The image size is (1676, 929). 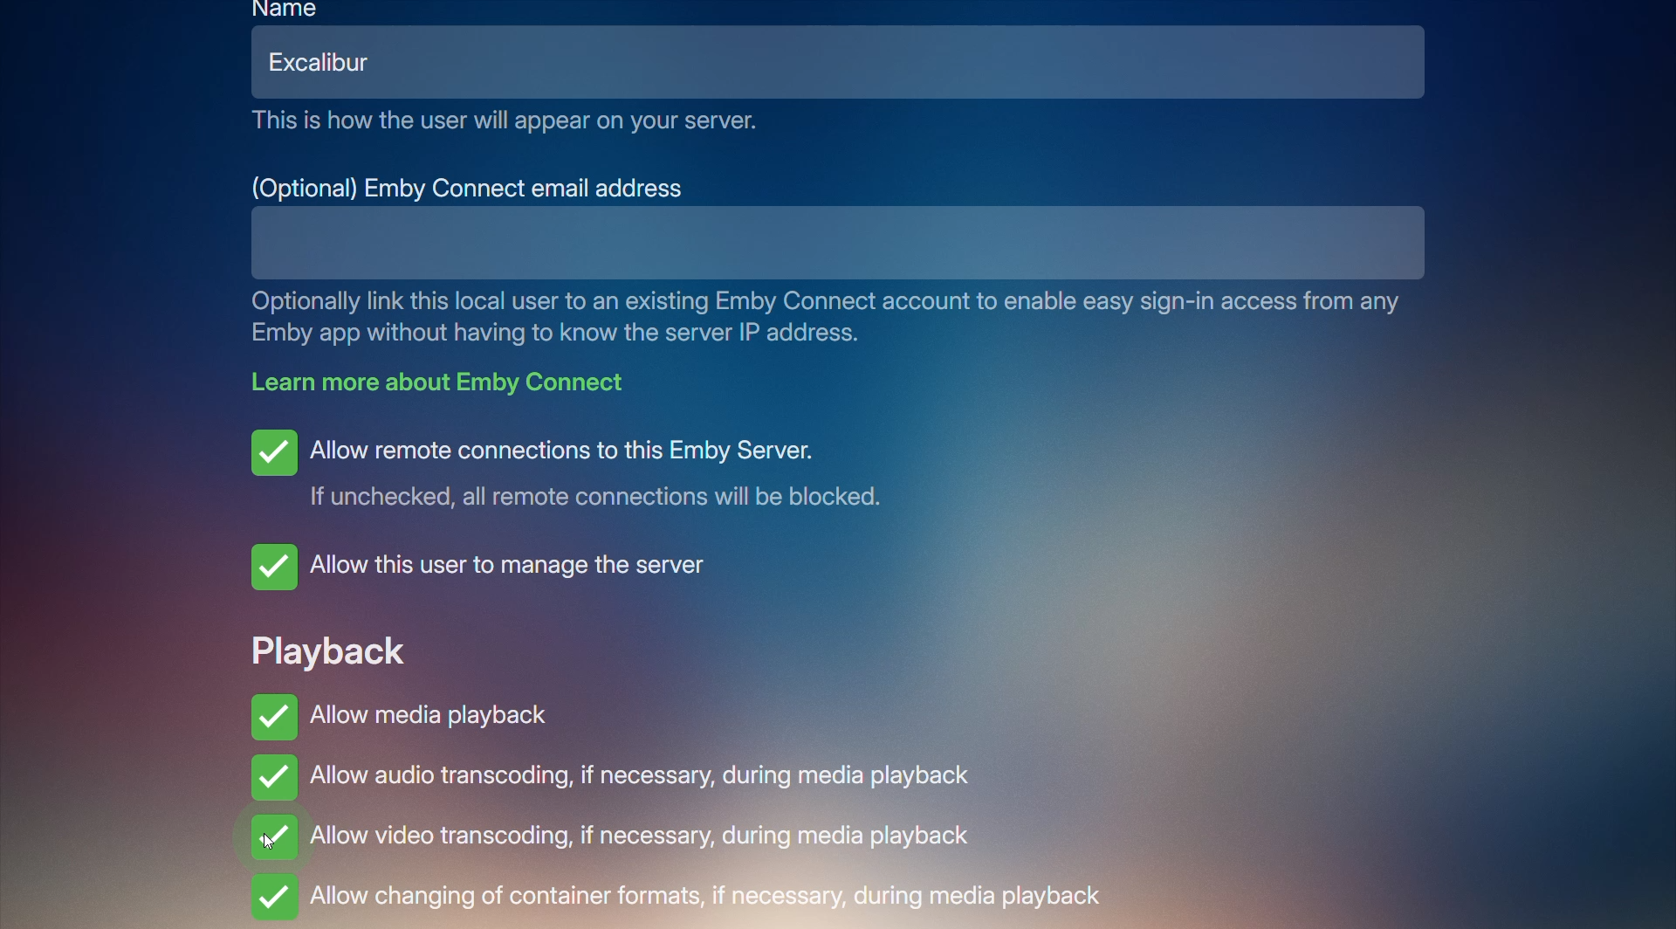 I want to click on Allow this user to manage the server, so click(x=493, y=567).